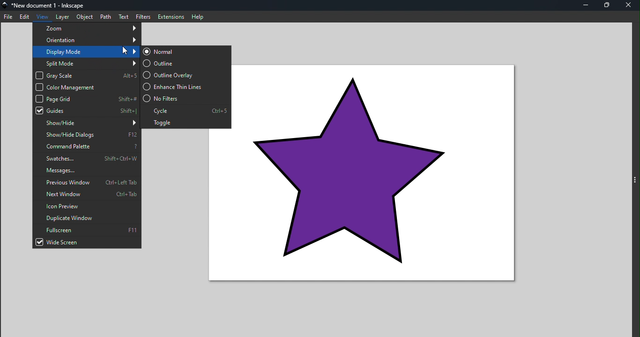 The height and width of the screenshot is (337, 640). I want to click on Color management, so click(85, 87).